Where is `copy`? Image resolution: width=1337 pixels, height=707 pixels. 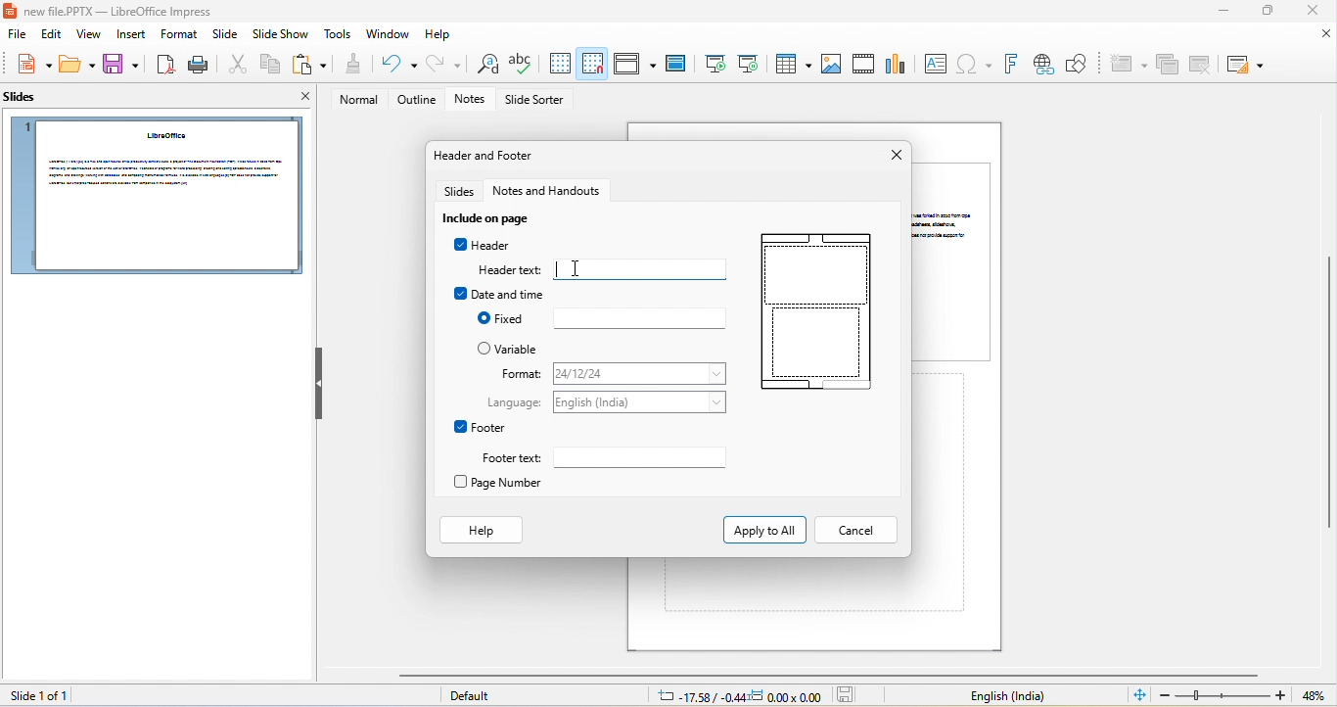
copy is located at coordinates (267, 66).